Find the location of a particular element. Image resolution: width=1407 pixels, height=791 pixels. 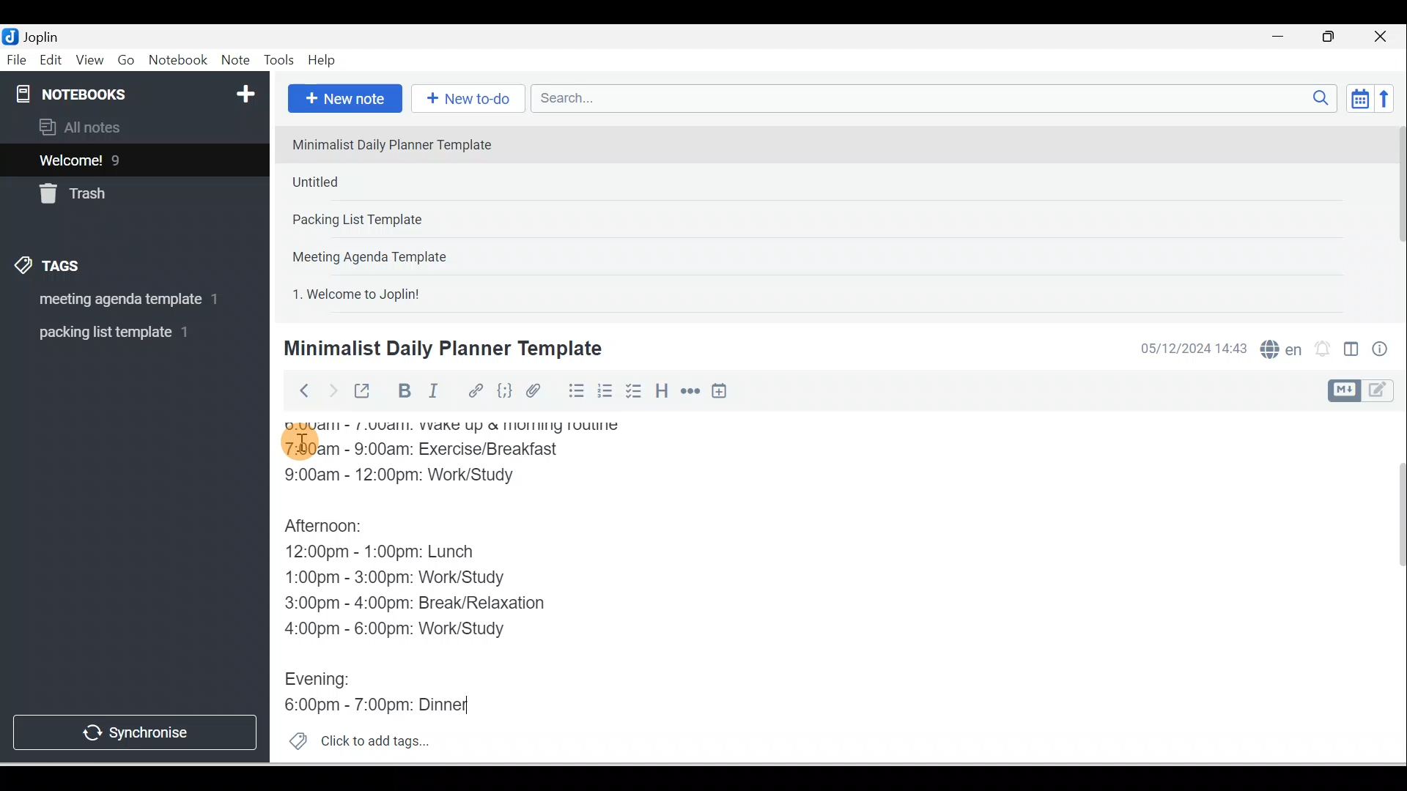

Tags is located at coordinates (52, 268).